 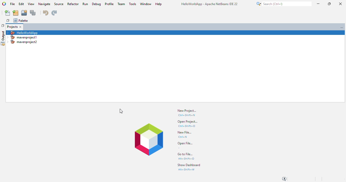 I want to click on open project, so click(x=24, y=13).